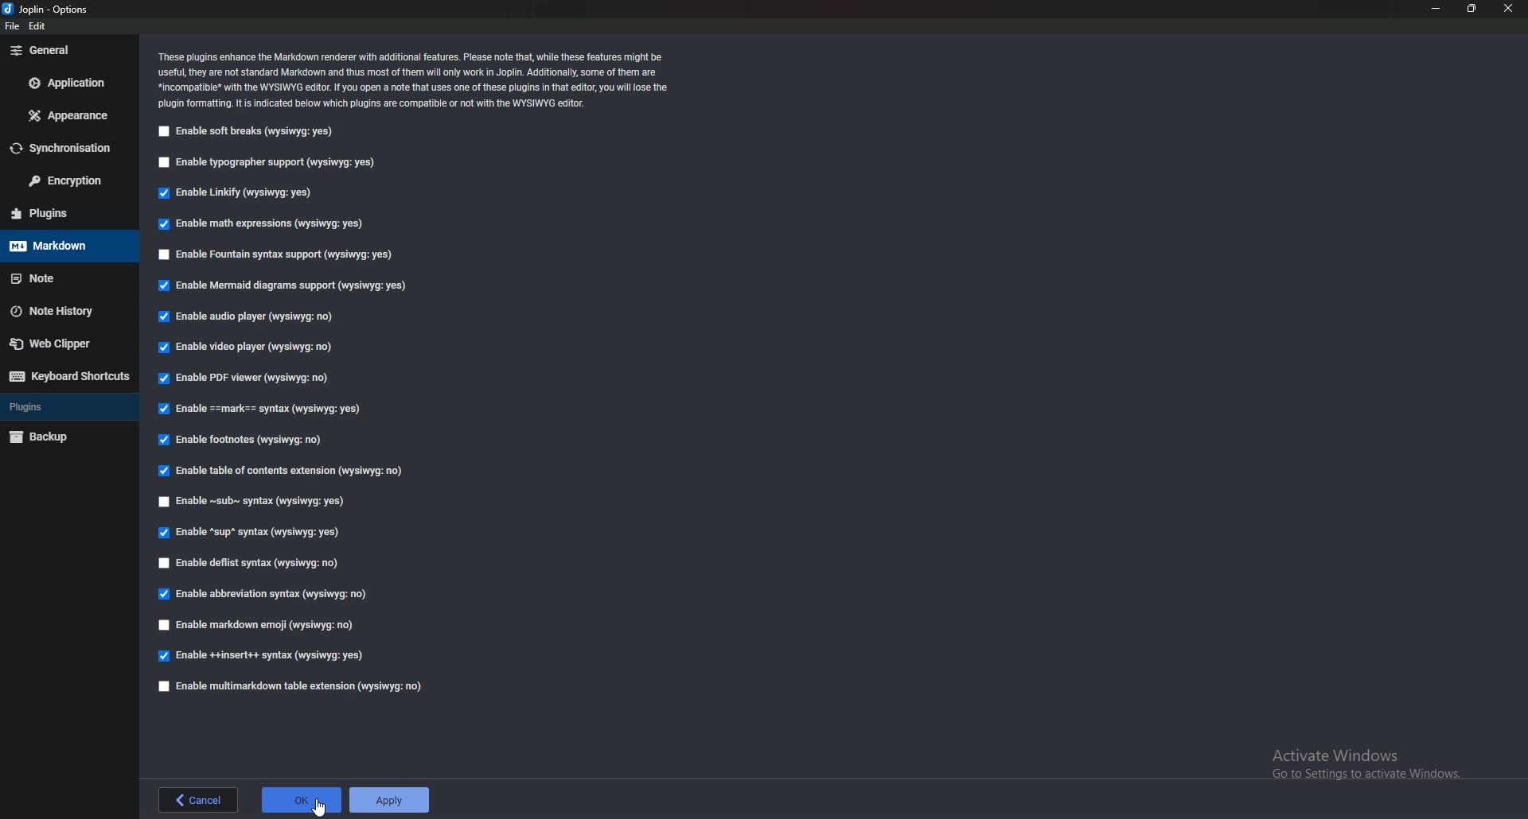  Describe the element at coordinates (65, 212) in the screenshot. I see `plugins` at that location.